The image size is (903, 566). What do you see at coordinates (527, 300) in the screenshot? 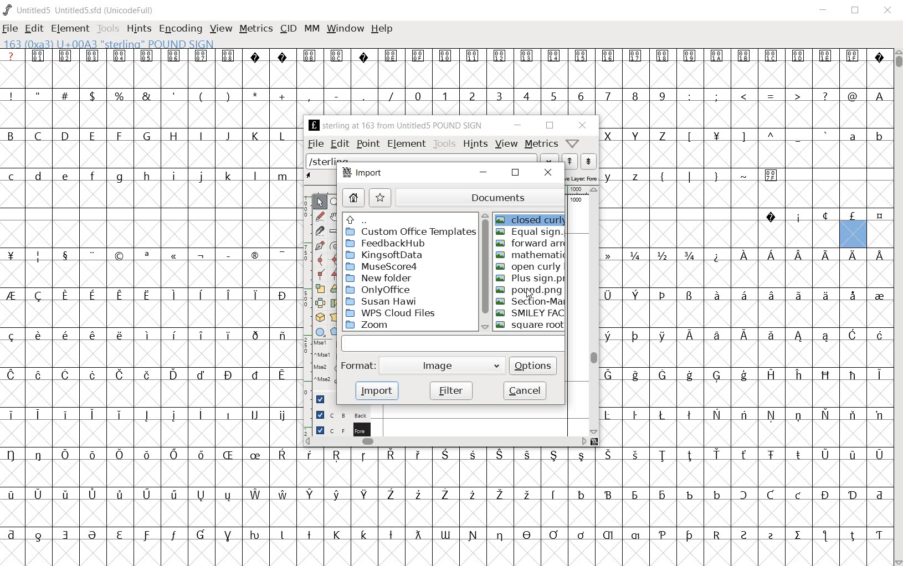
I see `Section-Mz` at bounding box center [527, 300].